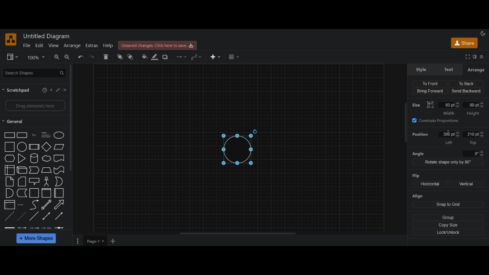 The image size is (489, 275). I want to click on Page, so click(10, 182).